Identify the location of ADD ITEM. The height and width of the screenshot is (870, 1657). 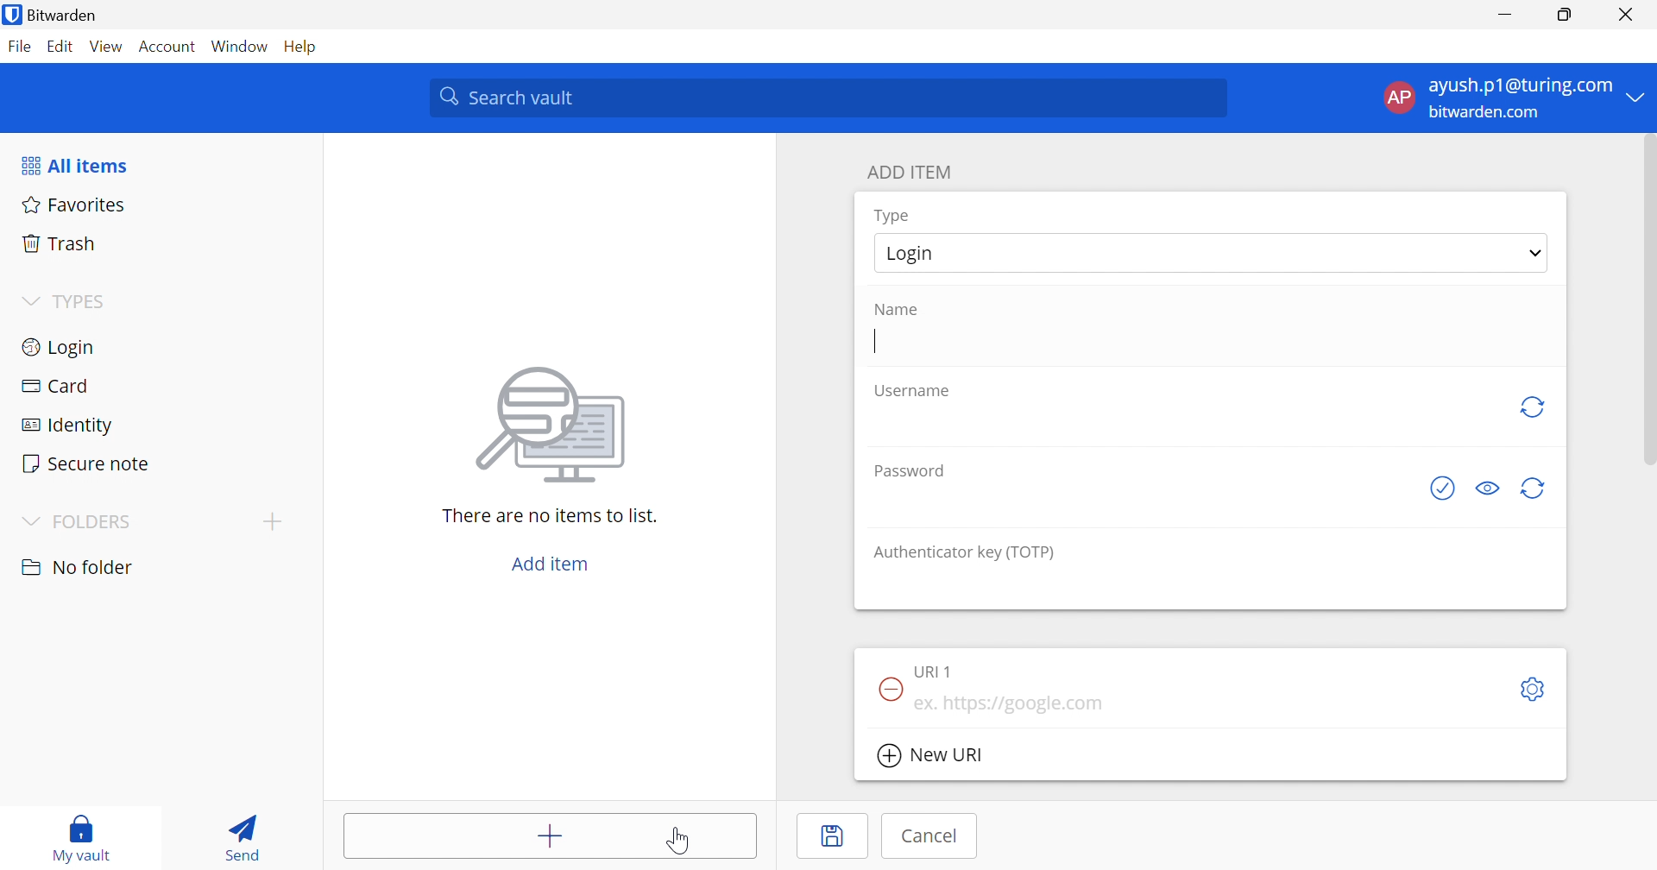
(912, 172).